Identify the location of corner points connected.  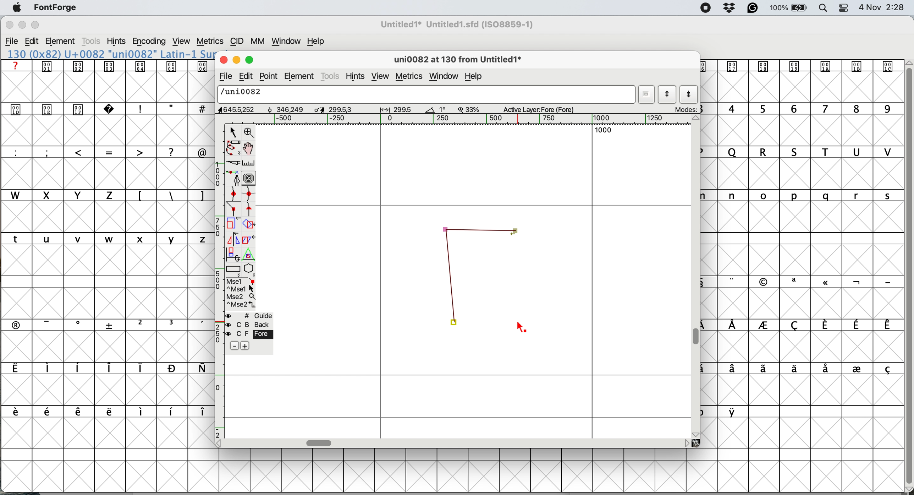
(480, 228).